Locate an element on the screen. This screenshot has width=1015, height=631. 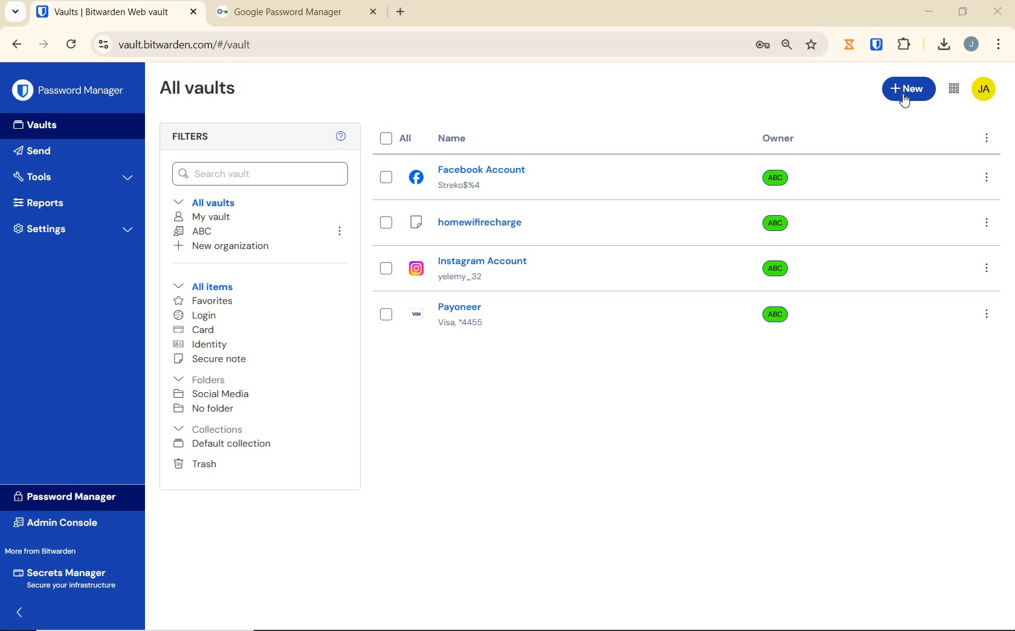
option is located at coordinates (989, 270).